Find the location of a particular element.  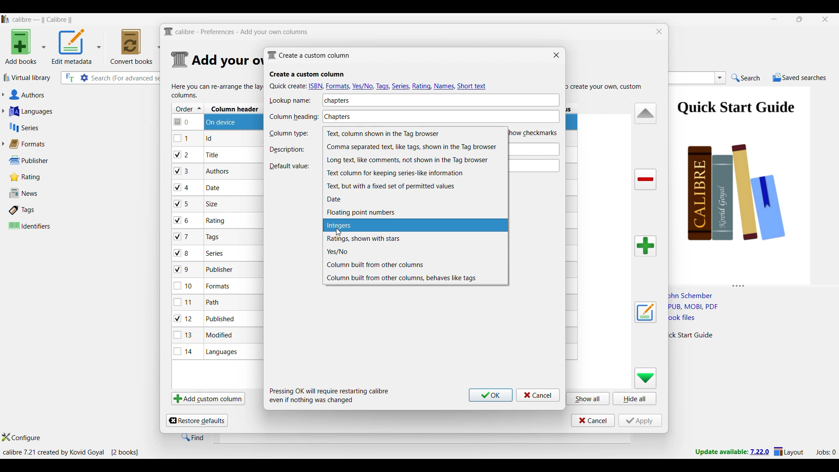

cursor is located at coordinates (340, 232).